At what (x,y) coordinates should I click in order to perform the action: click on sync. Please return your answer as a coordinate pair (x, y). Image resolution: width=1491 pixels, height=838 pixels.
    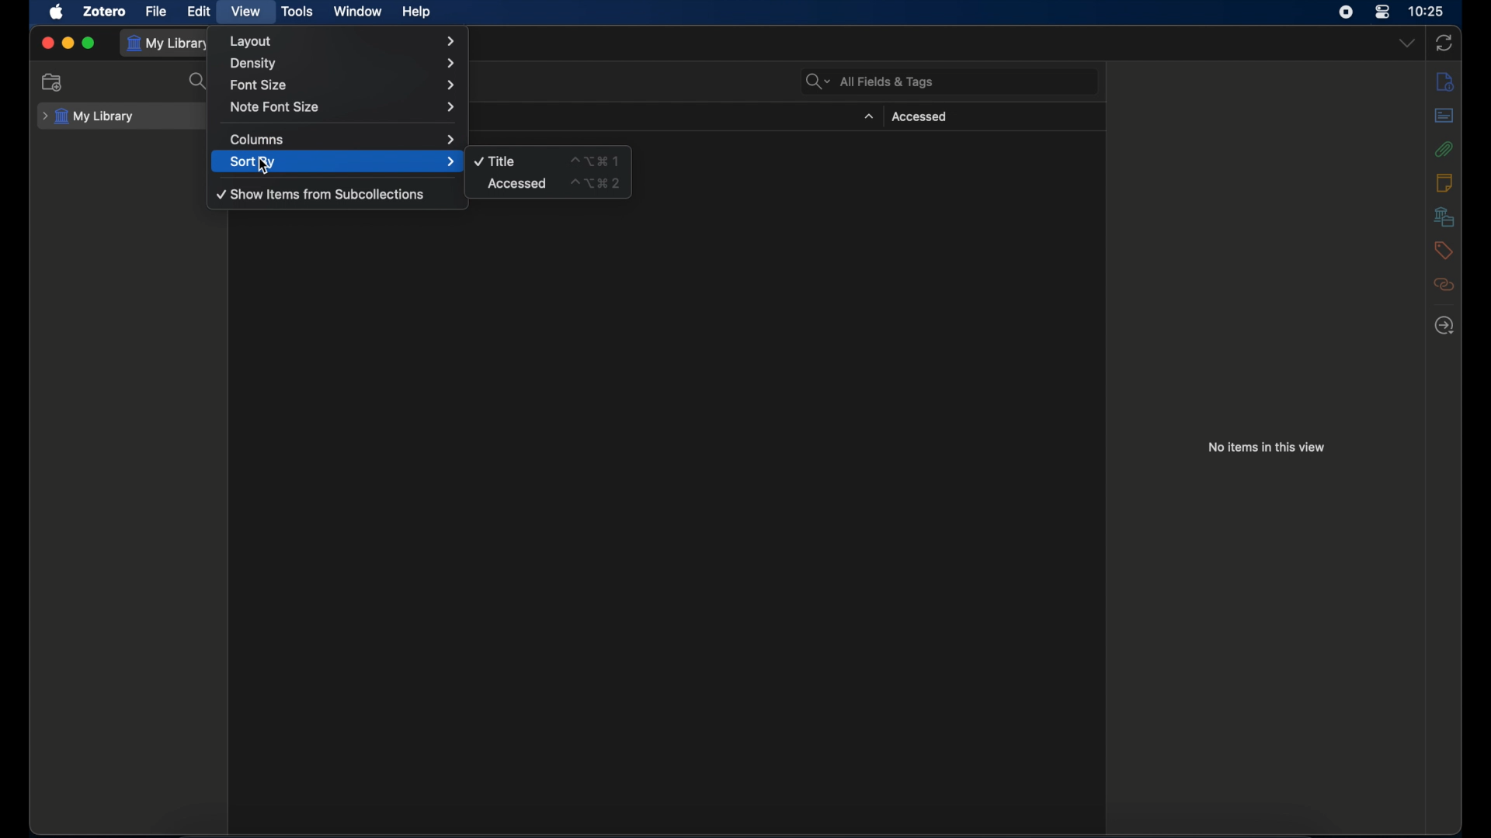
    Looking at the image, I should click on (1443, 43).